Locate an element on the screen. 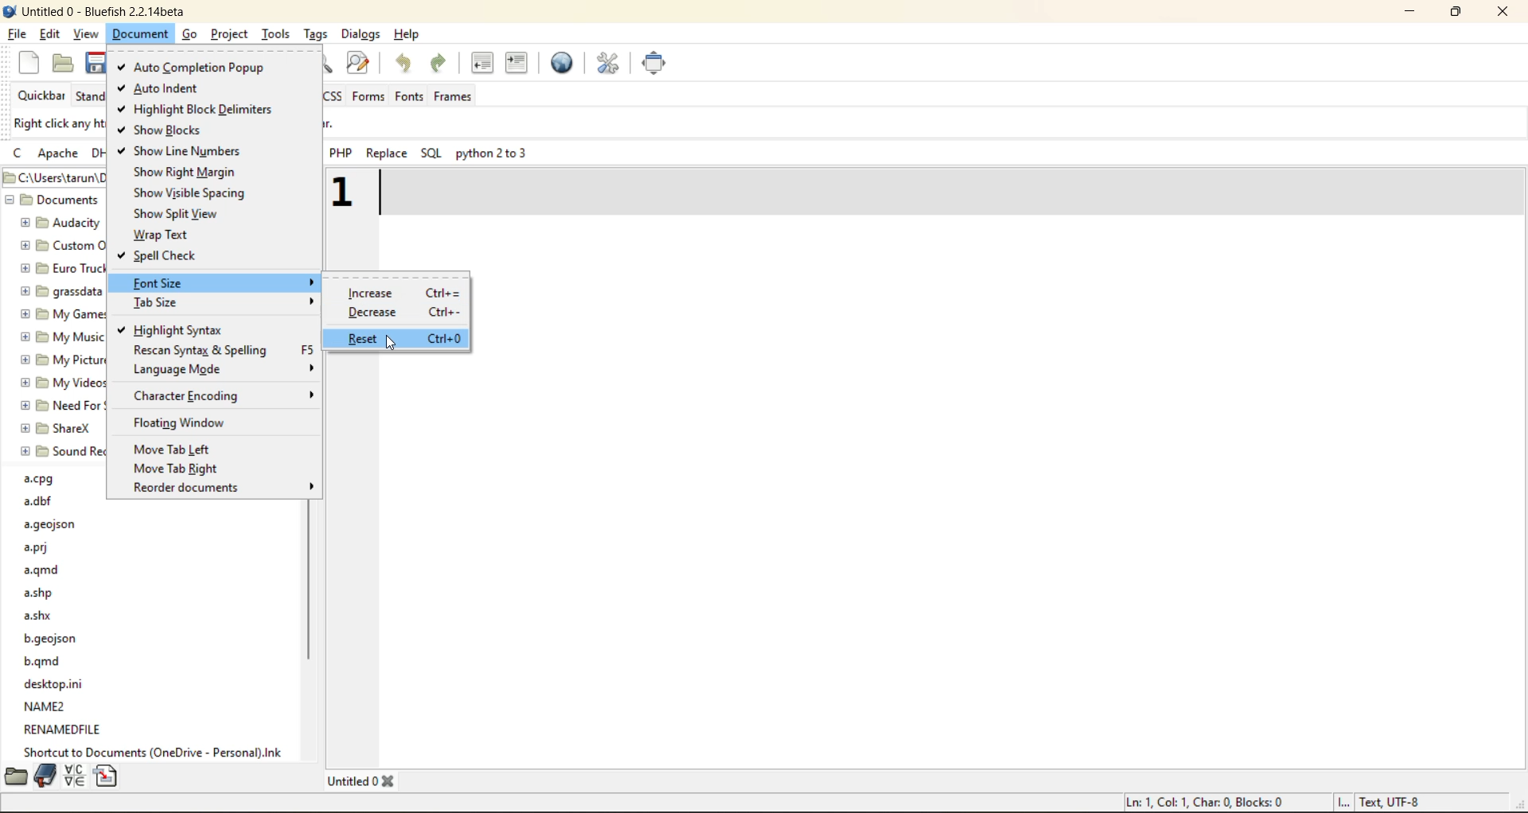 This screenshot has width=1528, height=813. redo is located at coordinates (436, 62).